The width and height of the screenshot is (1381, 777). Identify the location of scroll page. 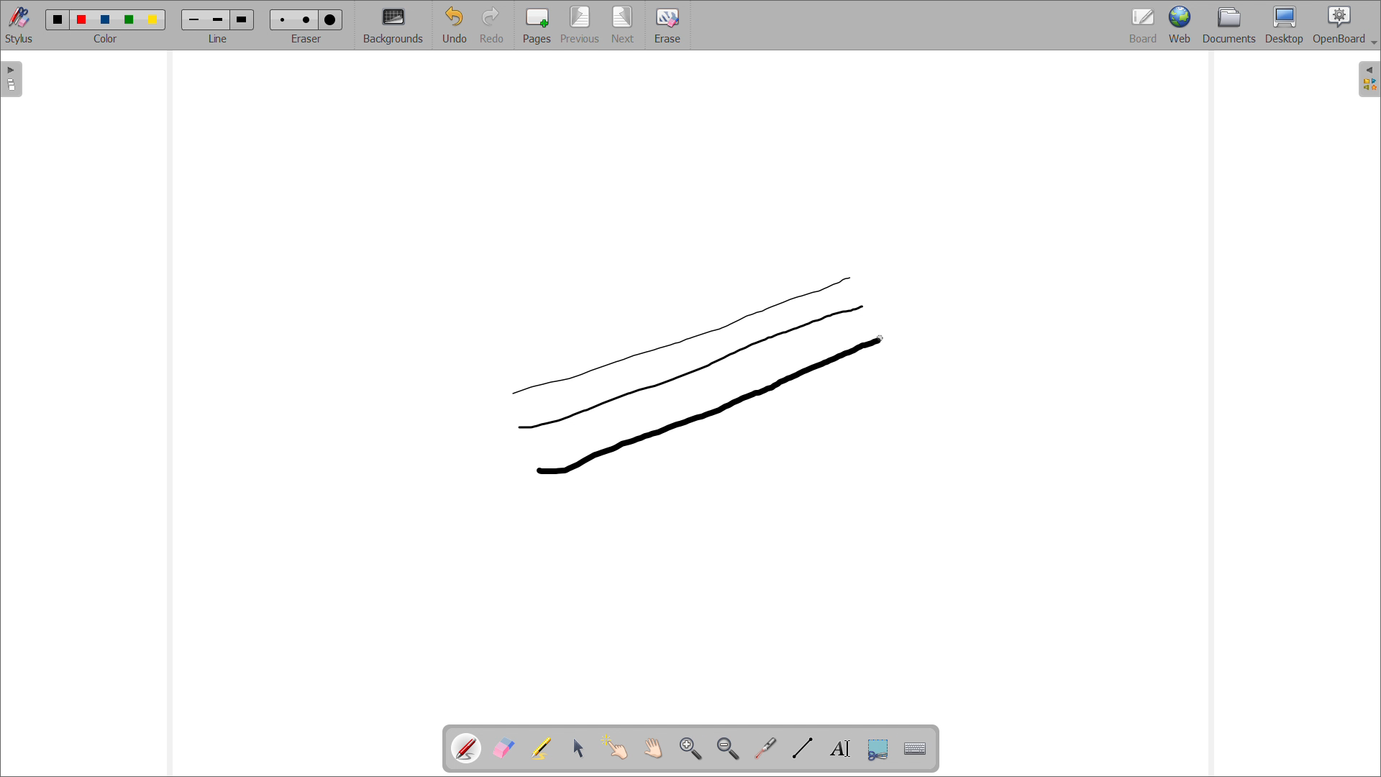
(653, 748).